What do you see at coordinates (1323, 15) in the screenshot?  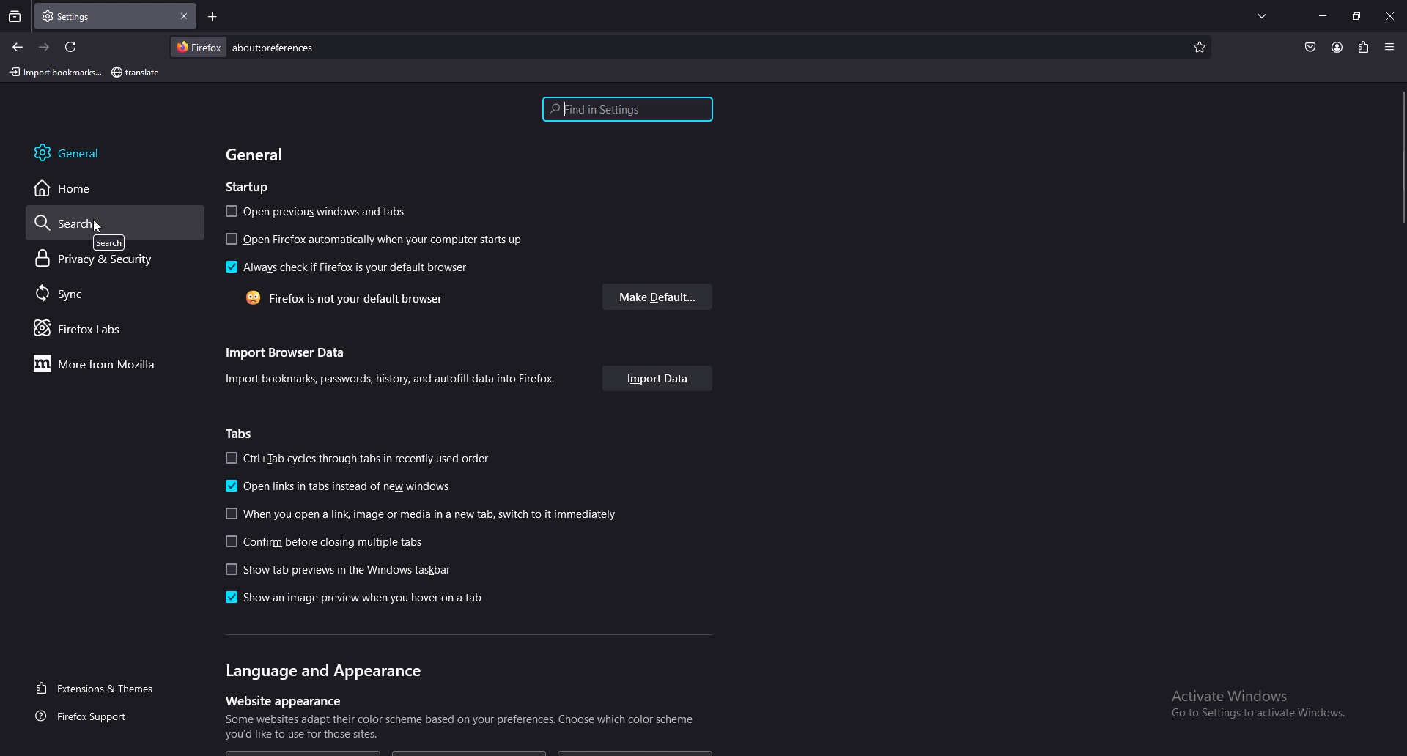 I see `minimize` at bounding box center [1323, 15].